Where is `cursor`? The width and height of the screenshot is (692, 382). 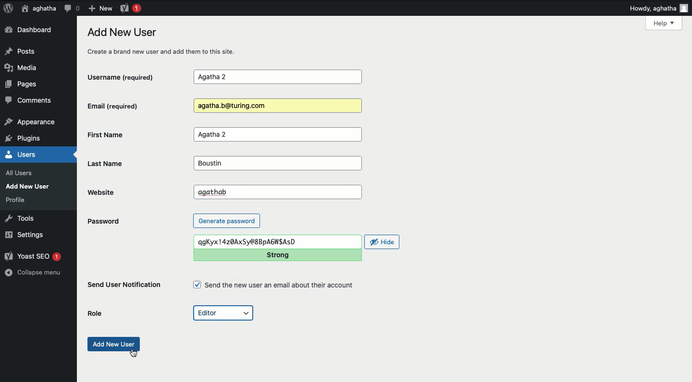
cursor is located at coordinates (134, 355).